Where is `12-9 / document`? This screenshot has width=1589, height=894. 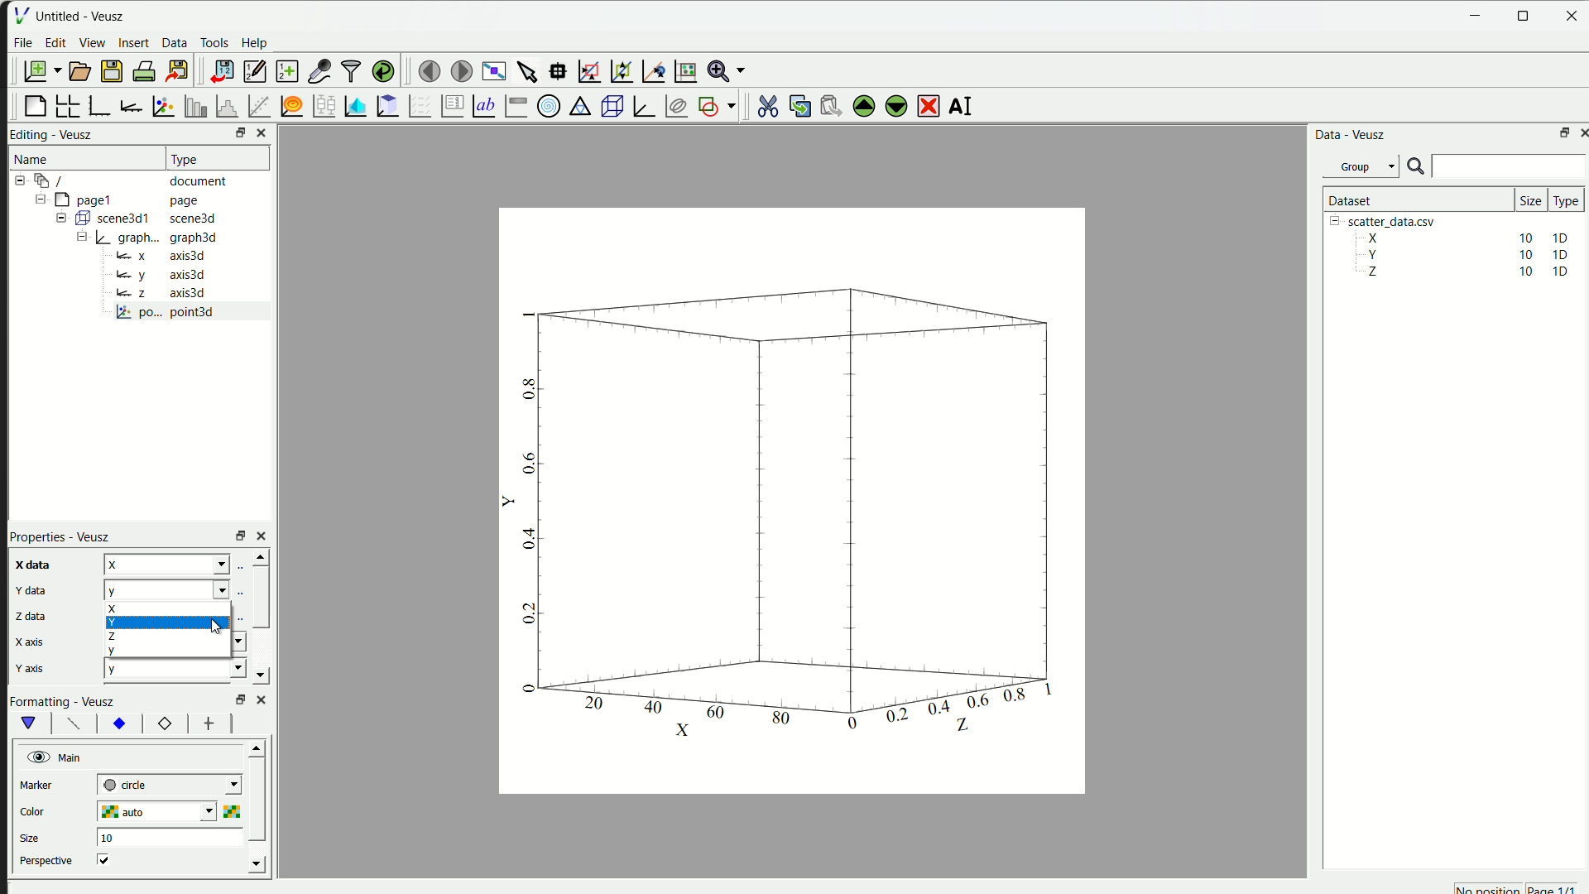
12-9 / document is located at coordinates (119, 180).